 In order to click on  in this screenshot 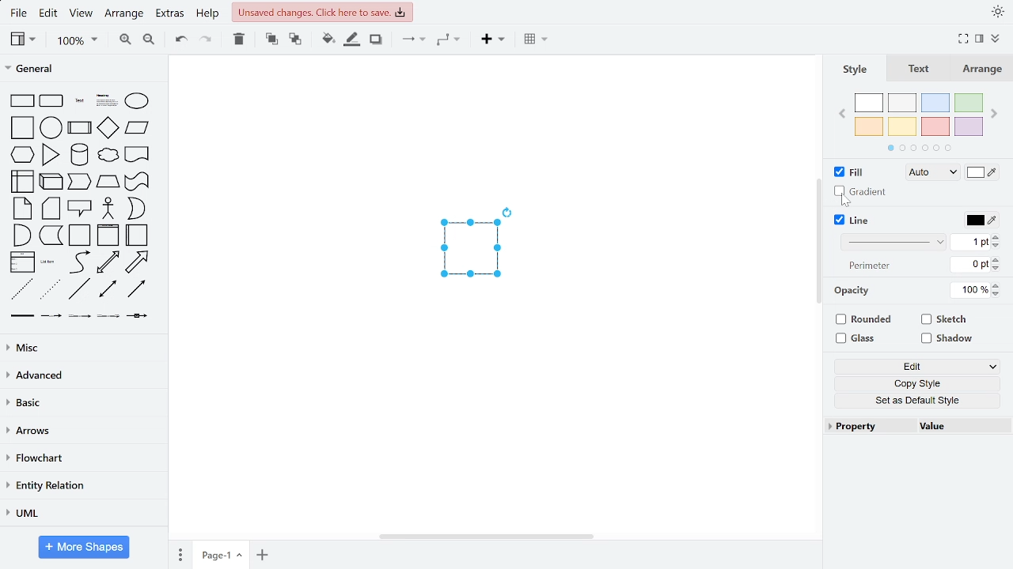, I will do `click(79, 316)`.